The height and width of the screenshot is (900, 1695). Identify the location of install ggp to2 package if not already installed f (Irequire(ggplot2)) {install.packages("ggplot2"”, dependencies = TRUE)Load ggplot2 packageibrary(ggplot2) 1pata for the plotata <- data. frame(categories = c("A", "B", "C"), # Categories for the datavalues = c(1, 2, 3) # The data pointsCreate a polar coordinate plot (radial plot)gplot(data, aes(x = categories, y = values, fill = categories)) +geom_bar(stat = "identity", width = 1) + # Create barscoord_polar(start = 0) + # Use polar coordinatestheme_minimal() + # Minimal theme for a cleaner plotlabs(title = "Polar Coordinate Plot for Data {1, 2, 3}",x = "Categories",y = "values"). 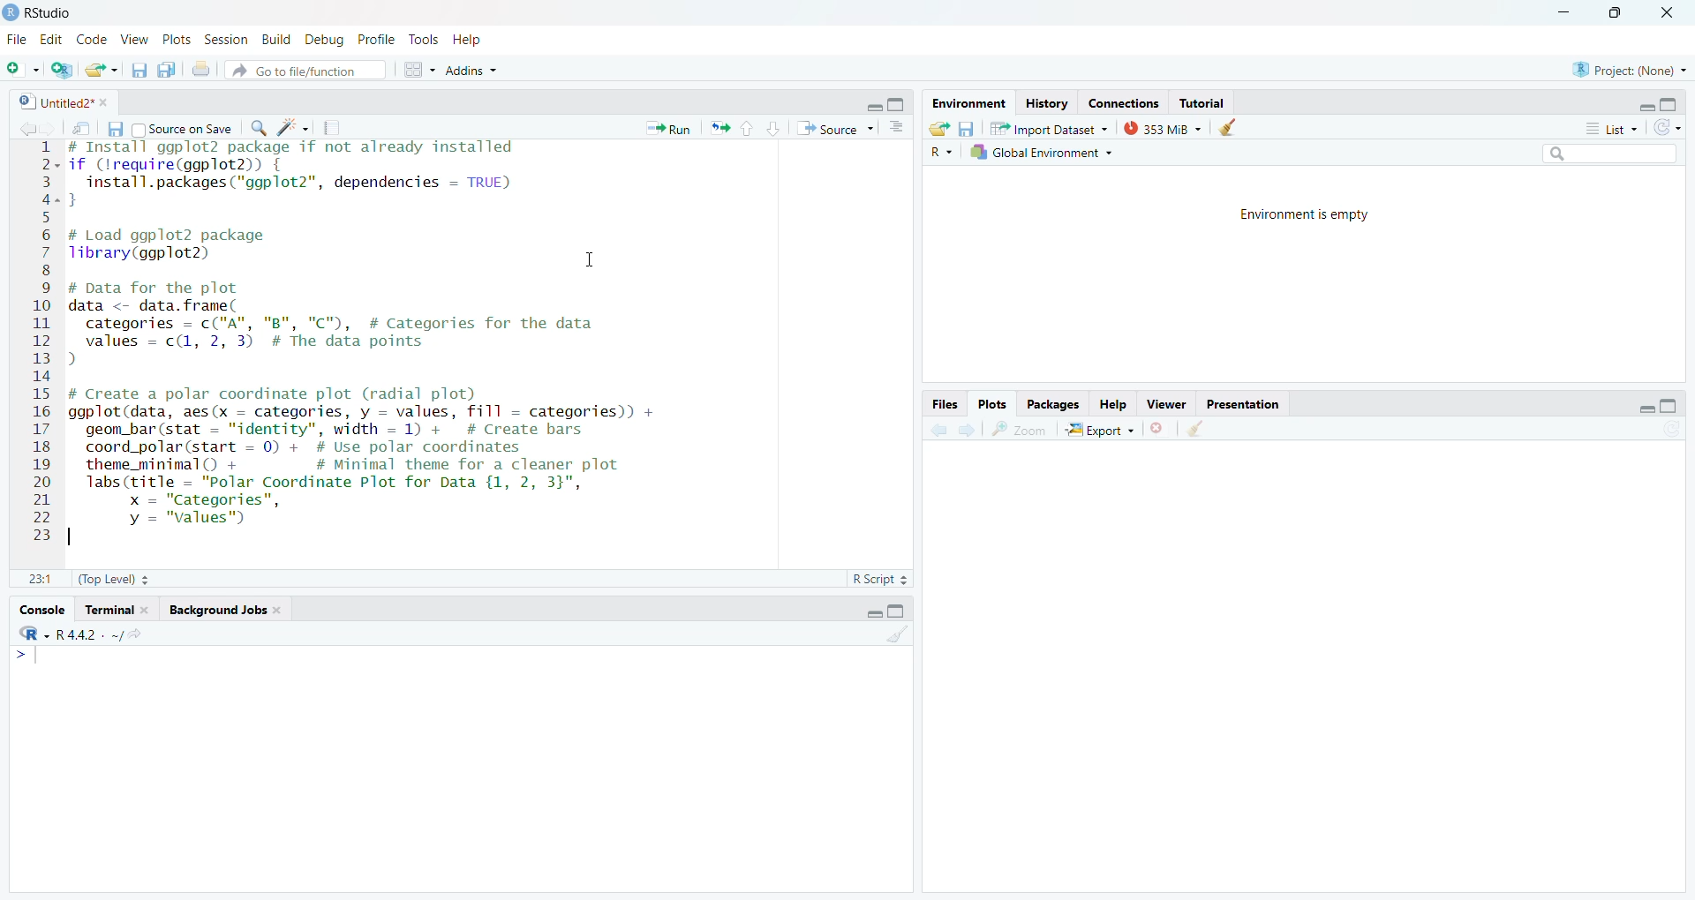
(404, 333).